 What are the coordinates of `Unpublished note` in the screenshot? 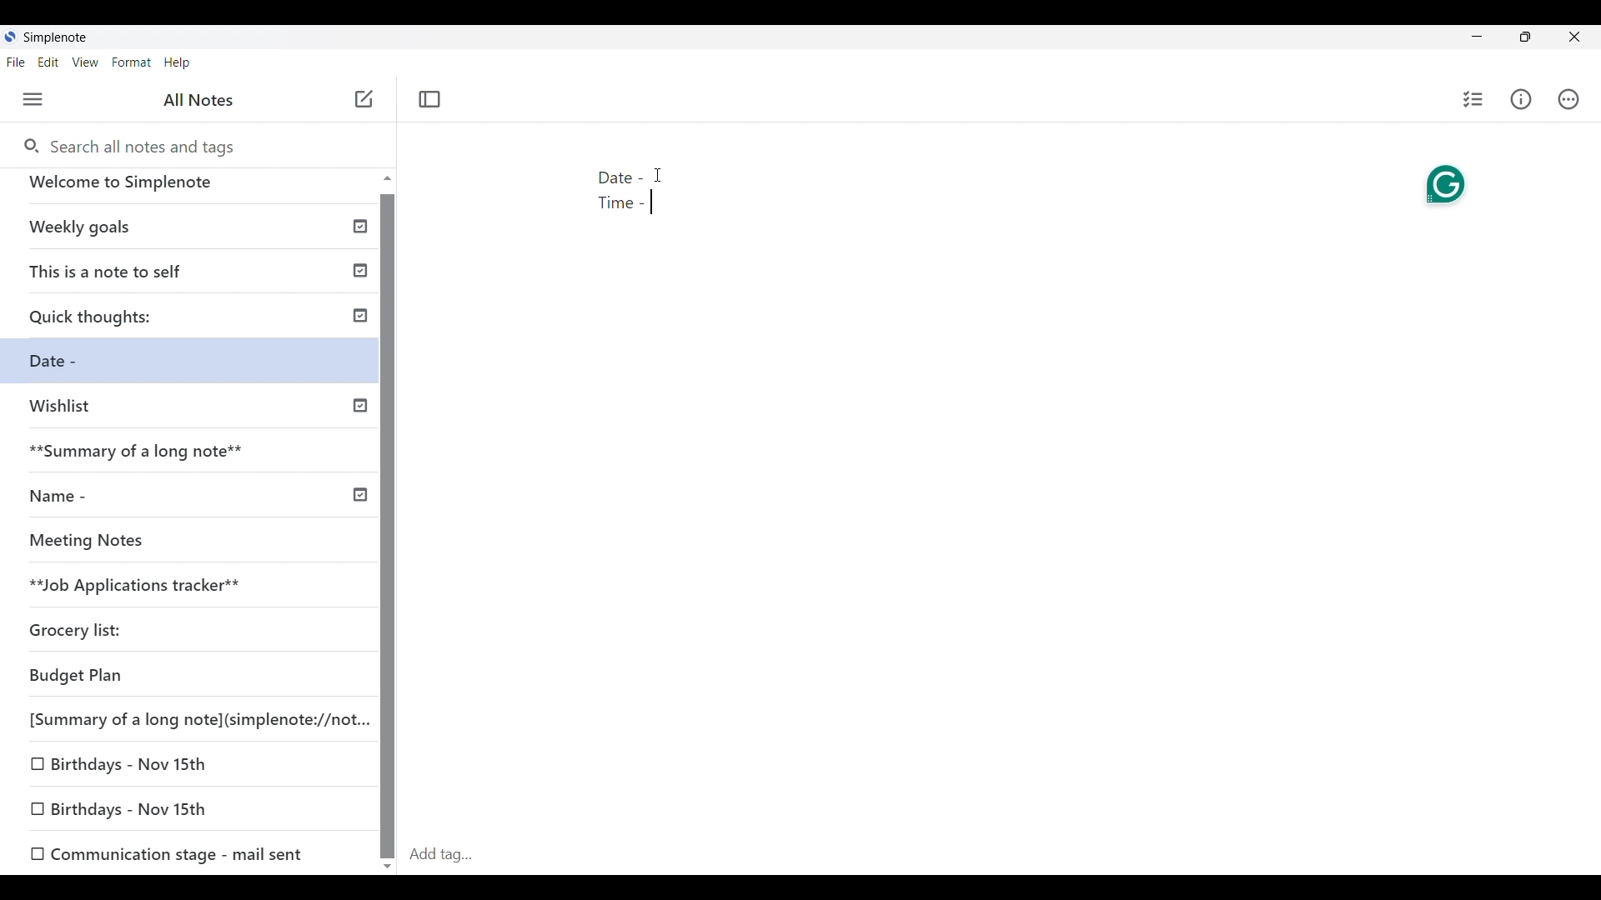 It's located at (168, 852).